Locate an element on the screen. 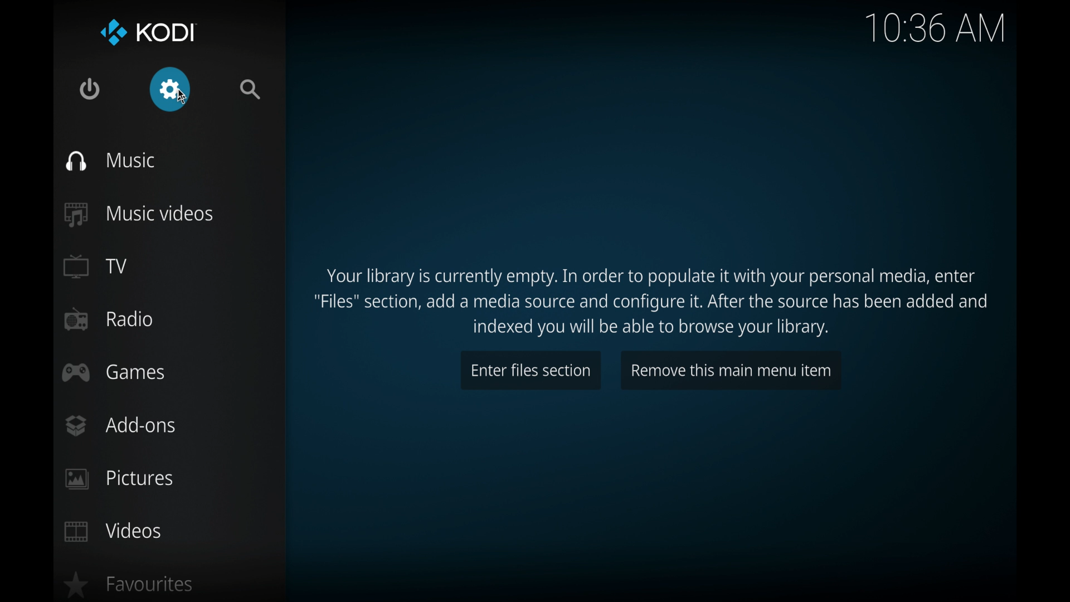 The height and width of the screenshot is (602, 1070). remove this main menu item is located at coordinates (732, 370).